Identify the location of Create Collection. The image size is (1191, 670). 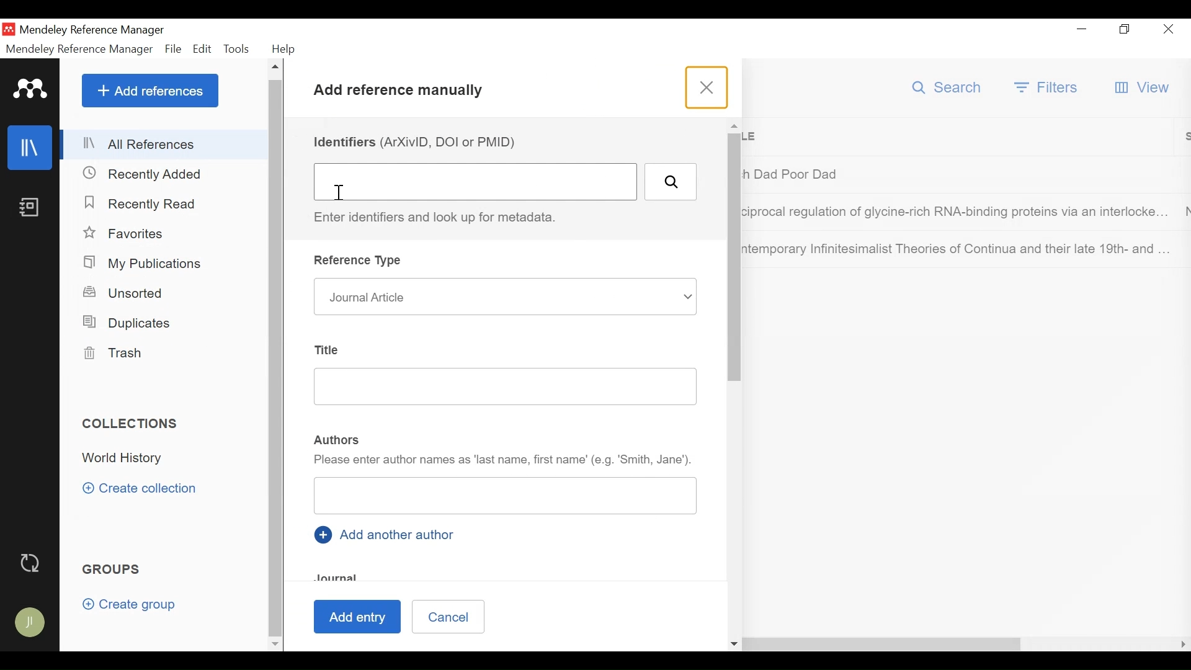
(144, 488).